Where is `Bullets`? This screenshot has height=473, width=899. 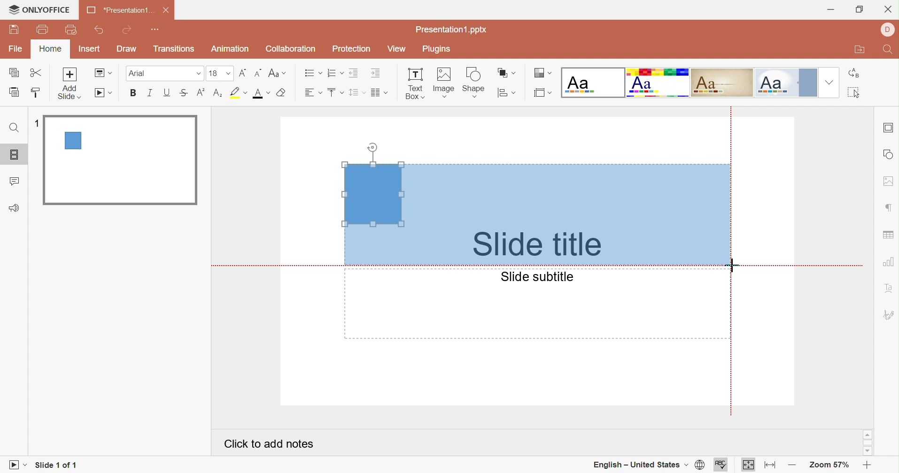 Bullets is located at coordinates (313, 73).